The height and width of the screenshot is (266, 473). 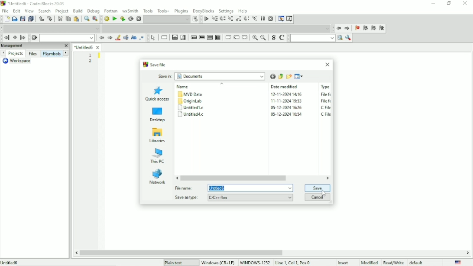 What do you see at coordinates (243, 10) in the screenshot?
I see `Help` at bounding box center [243, 10].